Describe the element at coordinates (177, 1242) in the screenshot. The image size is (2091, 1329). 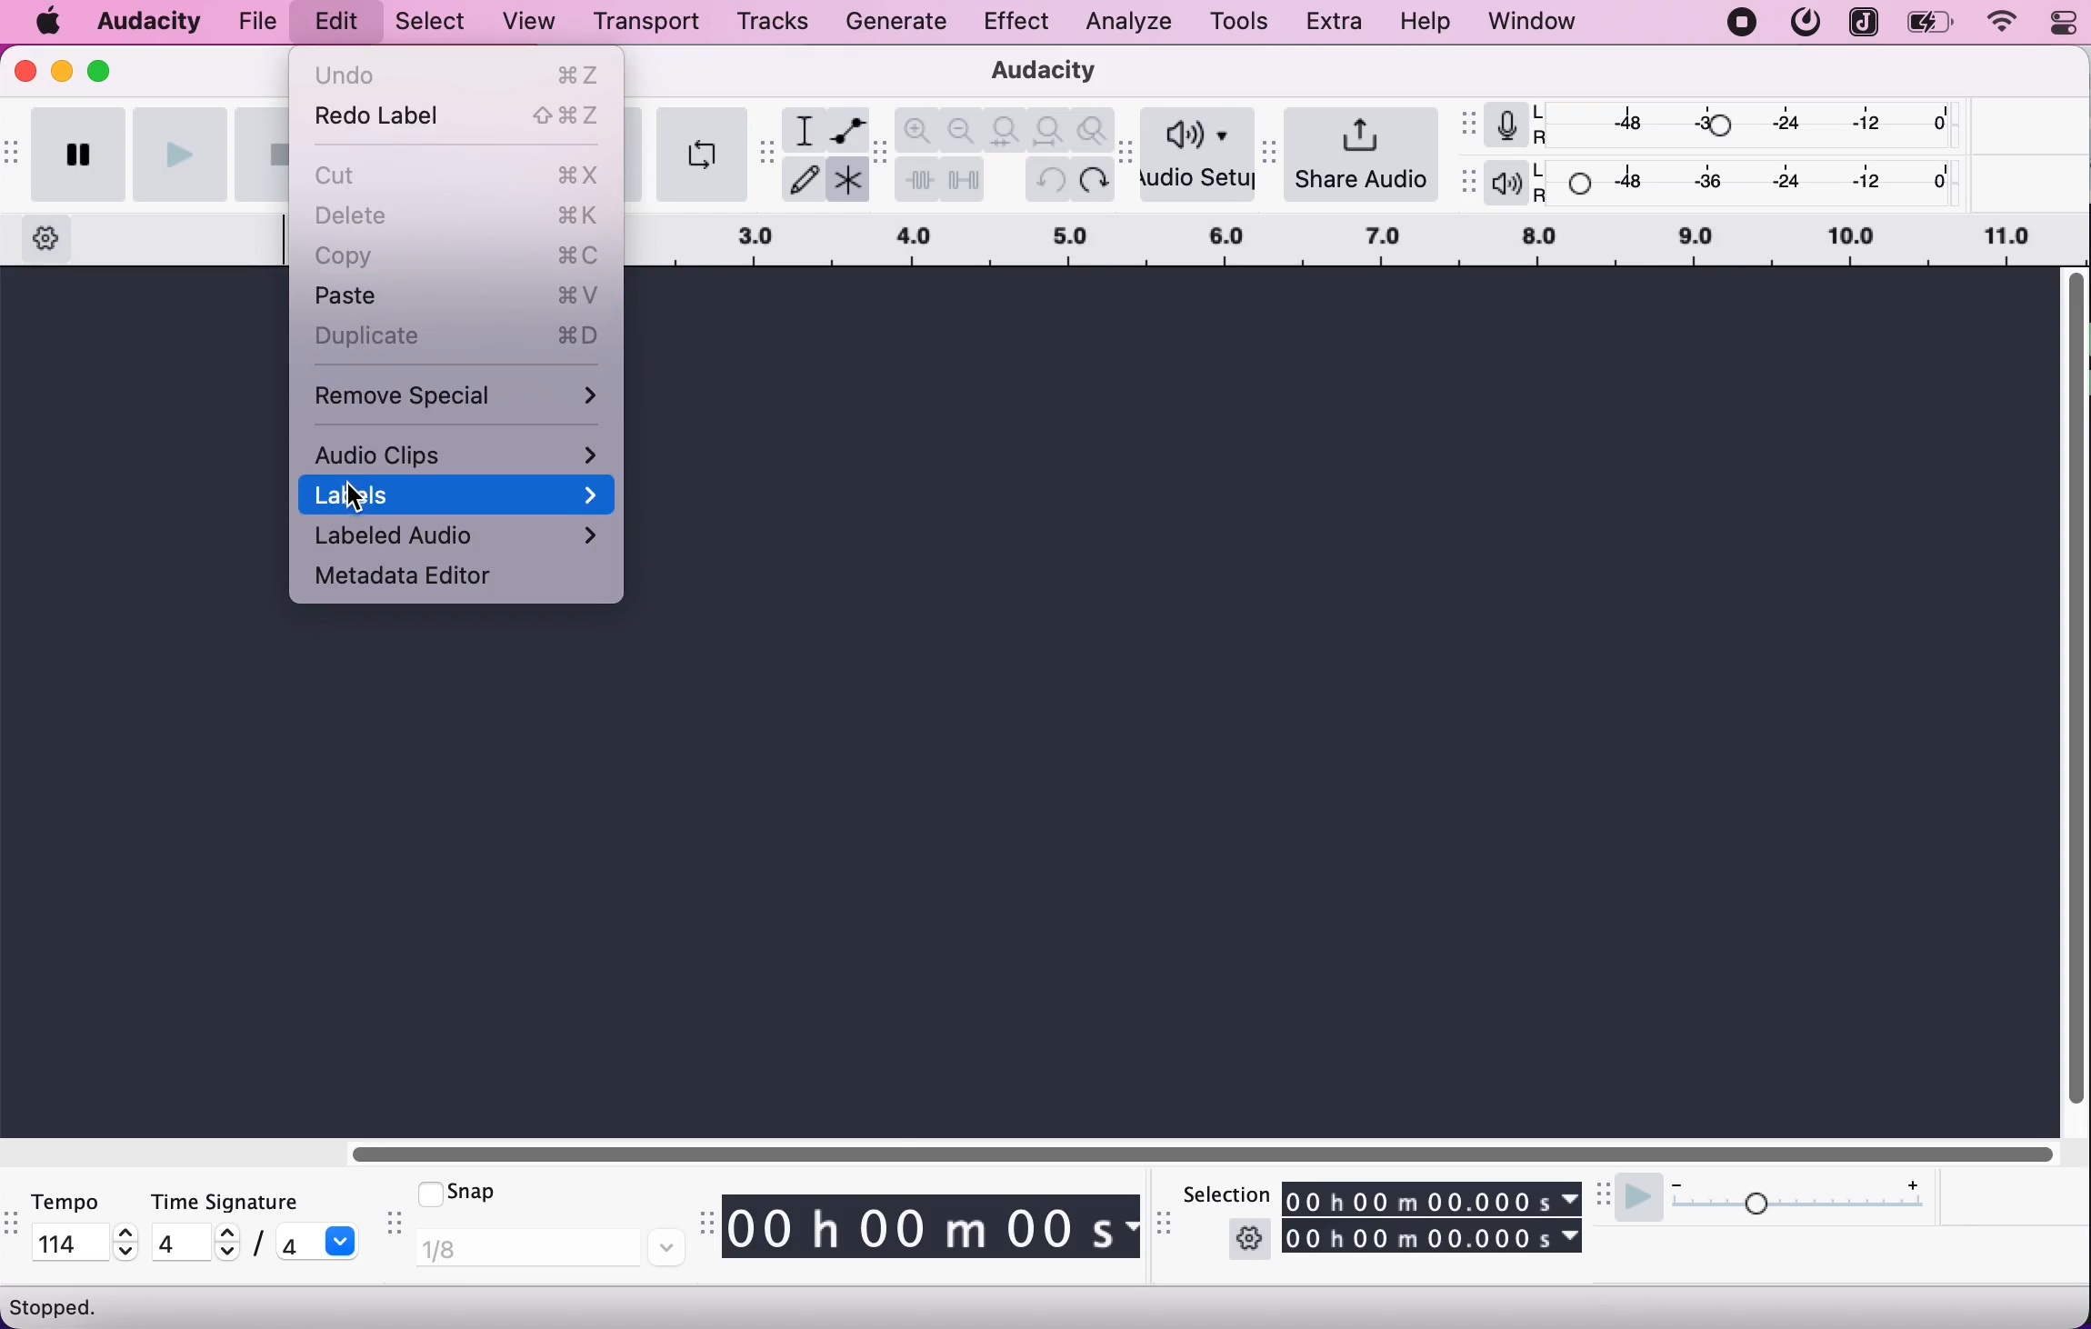
I see `4` at that location.